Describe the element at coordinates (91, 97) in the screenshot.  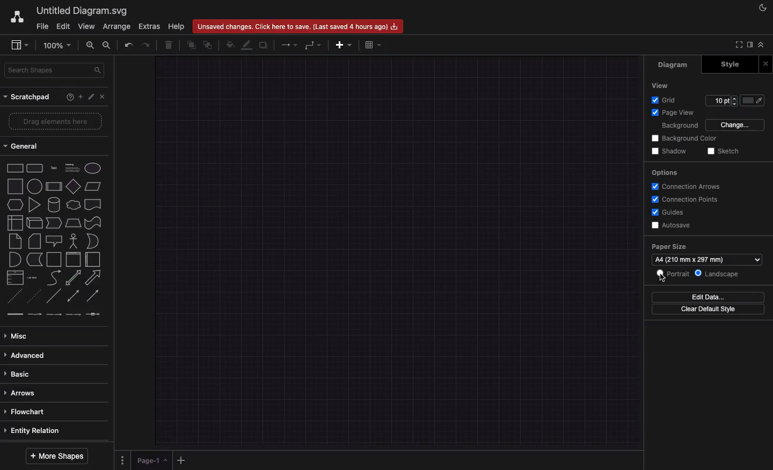
I see `Tools` at that location.